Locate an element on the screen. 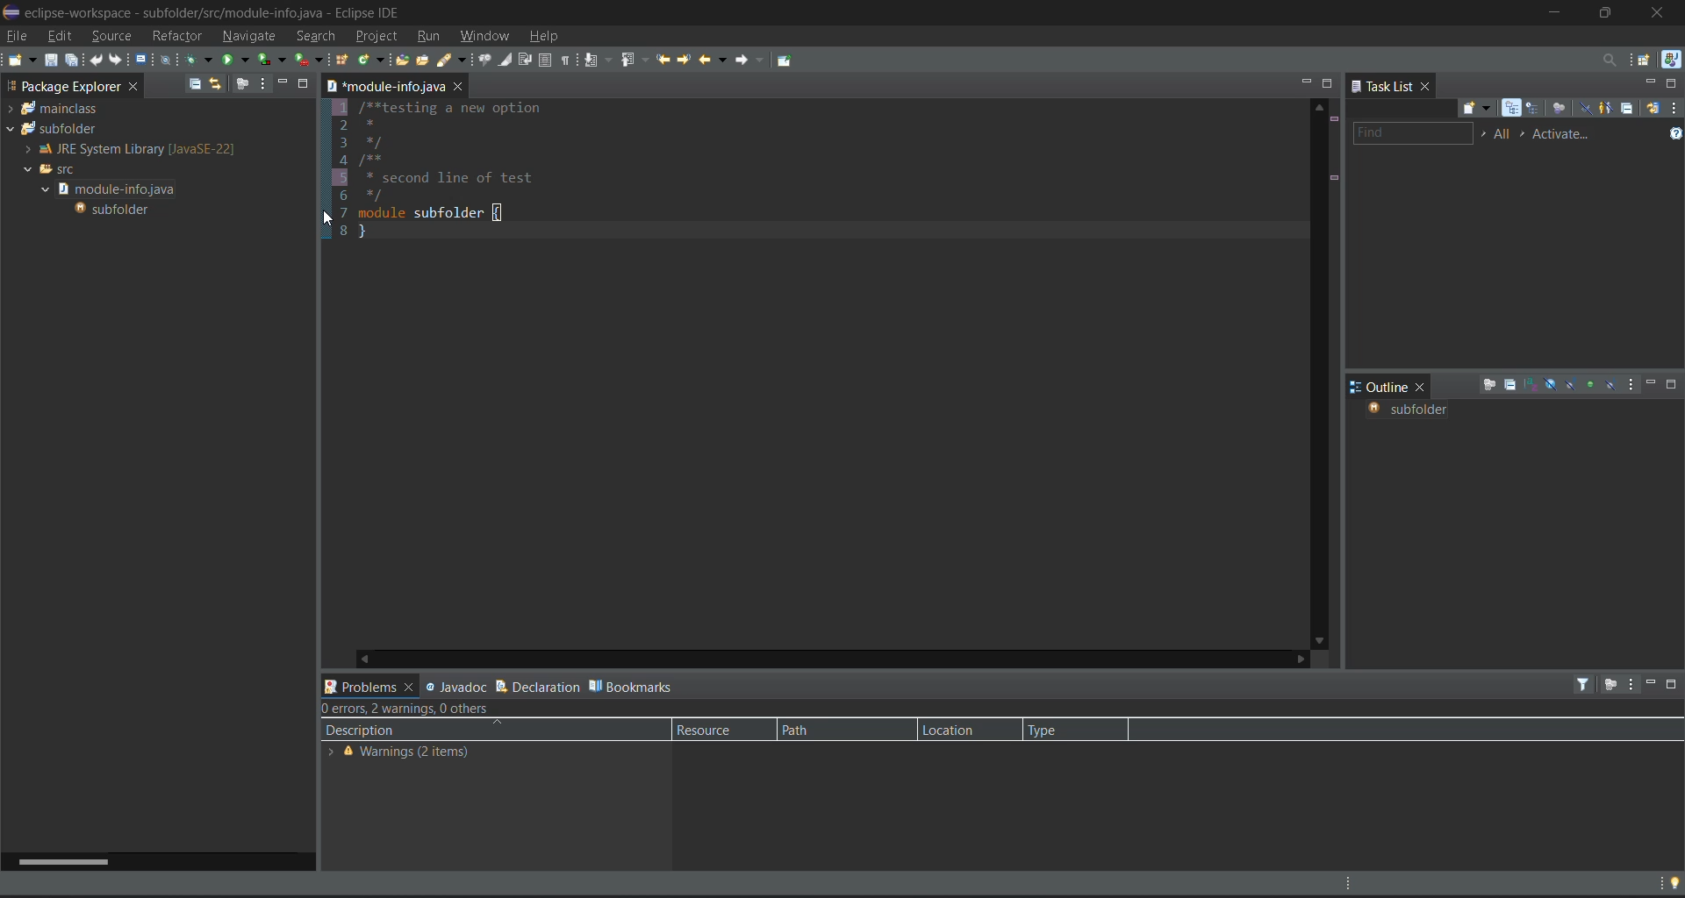 The height and width of the screenshot is (898, 1685). navigate is located at coordinates (252, 34).